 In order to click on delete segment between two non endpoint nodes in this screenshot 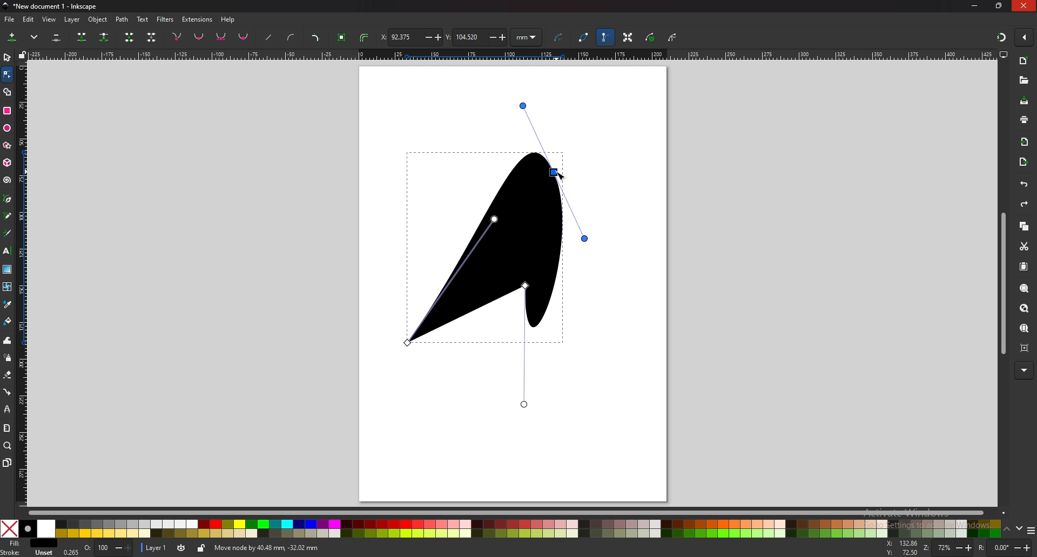, I will do `click(151, 37)`.